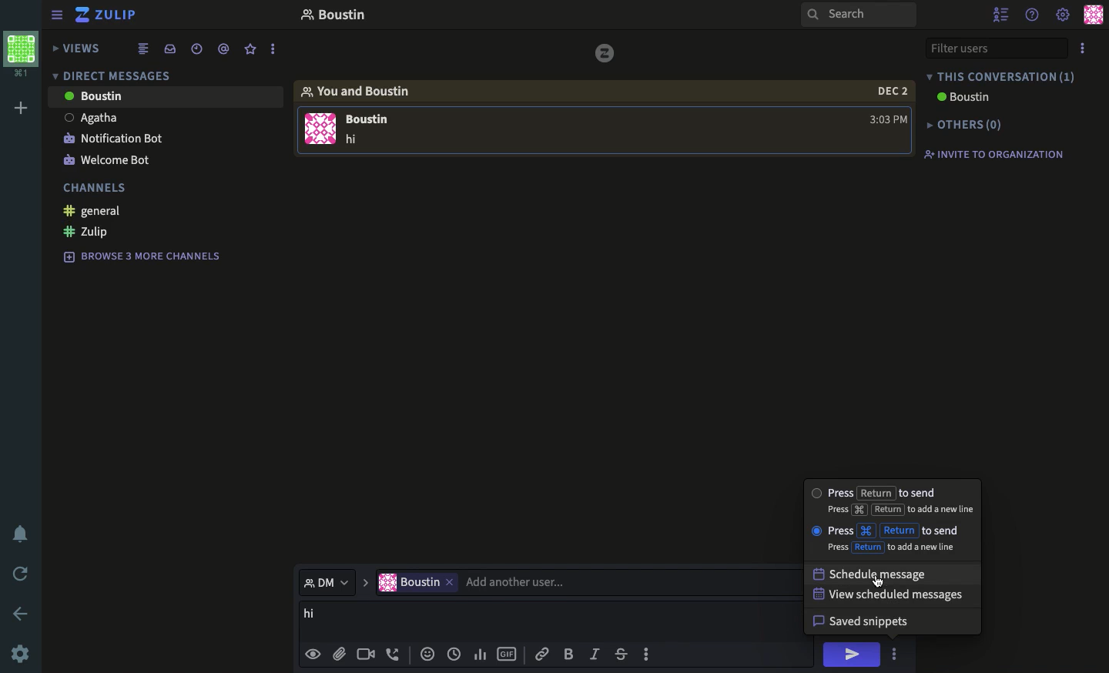  What do you see at coordinates (95, 190) in the screenshot?
I see `channels` at bounding box center [95, 190].